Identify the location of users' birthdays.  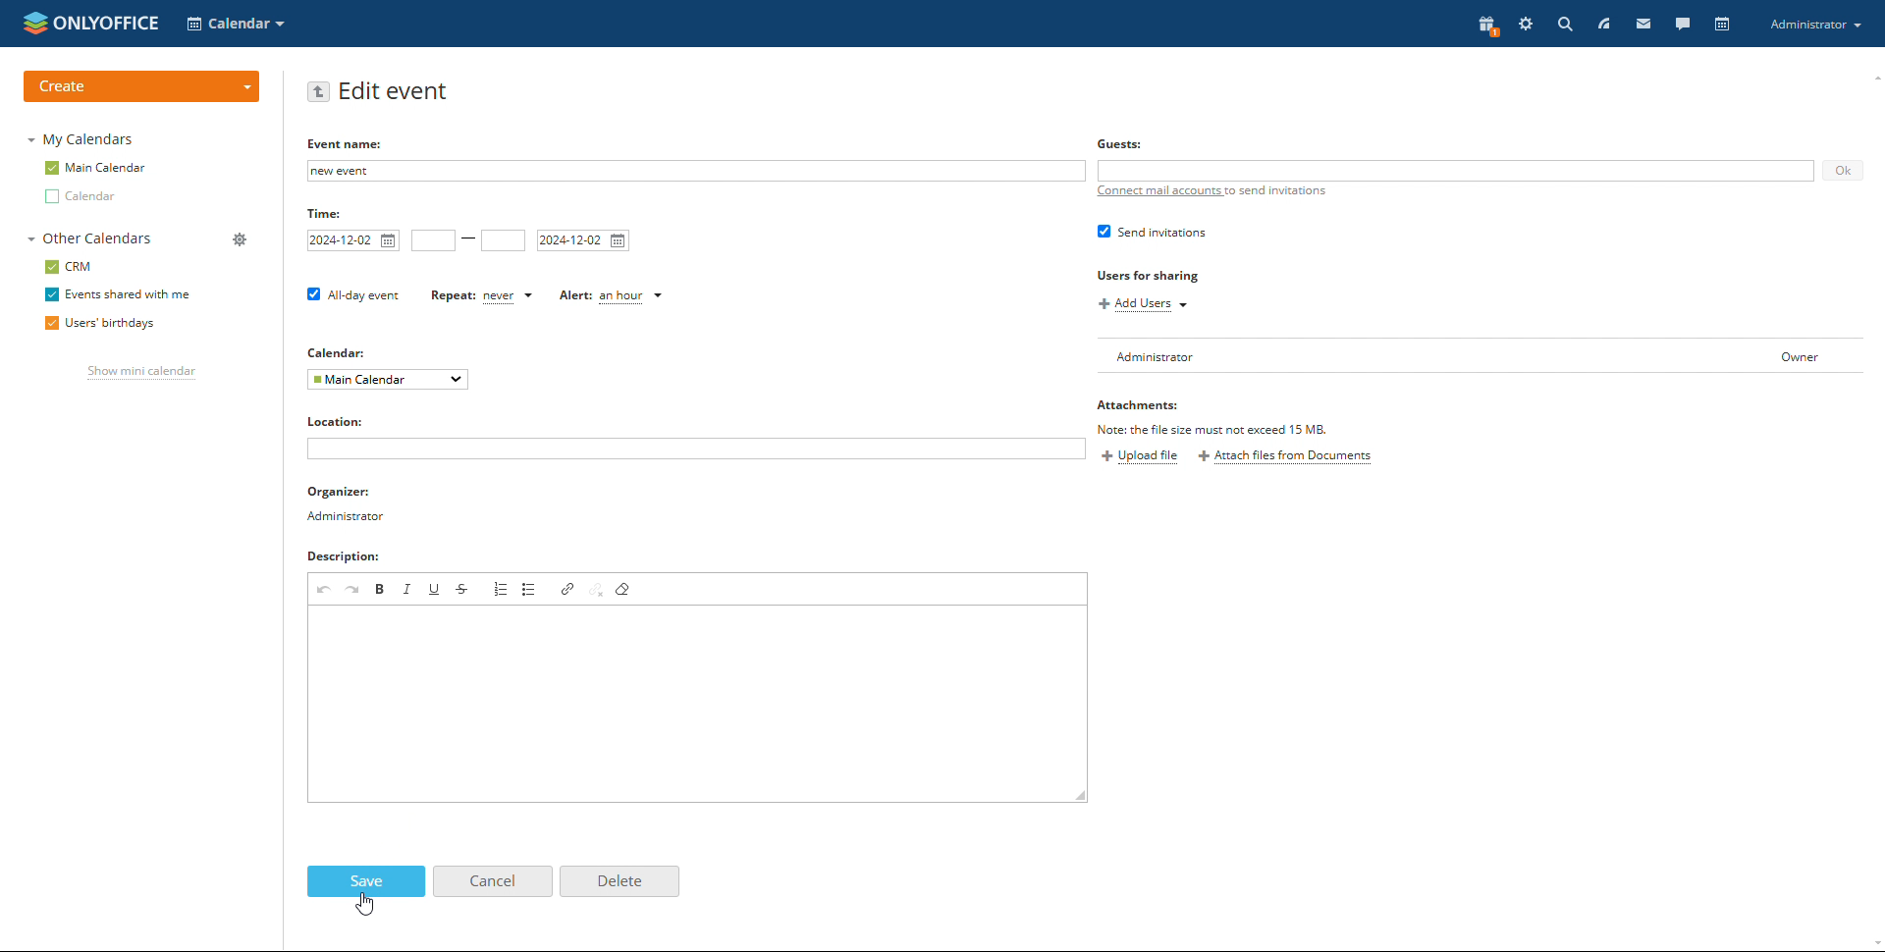
(99, 323).